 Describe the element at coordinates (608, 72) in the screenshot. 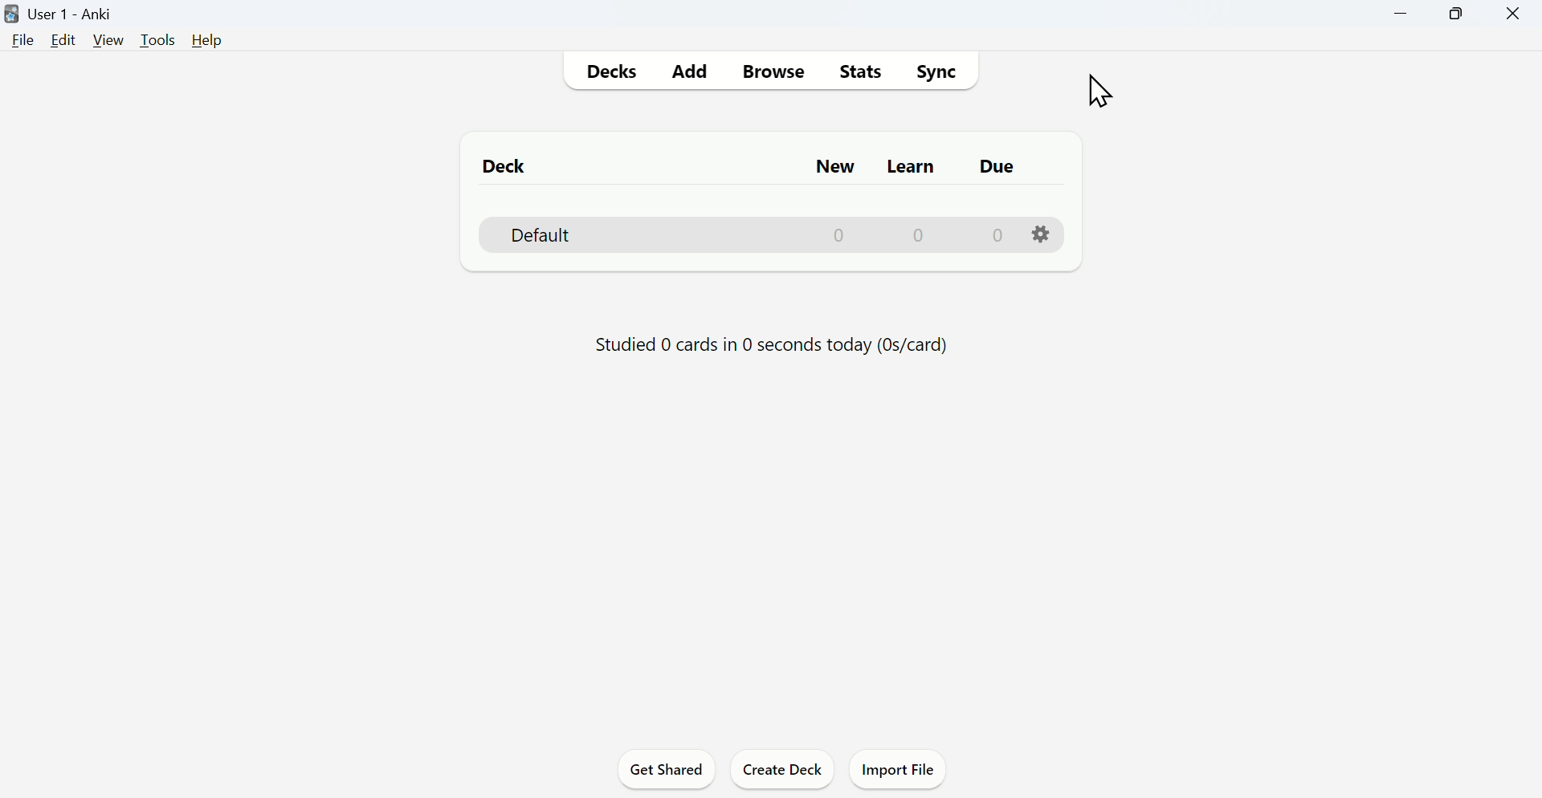

I see `Decks` at that location.